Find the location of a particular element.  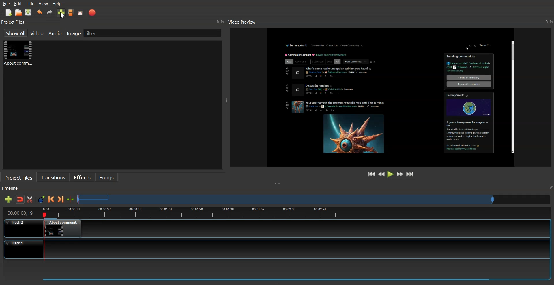

Fast Forward is located at coordinates (400, 174).